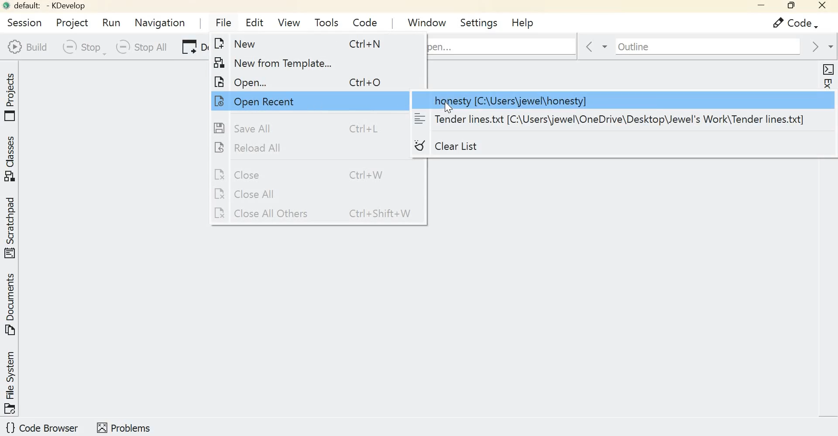 The image size is (838, 436). What do you see at coordinates (481, 22) in the screenshot?
I see `Settings` at bounding box center [481, 22].